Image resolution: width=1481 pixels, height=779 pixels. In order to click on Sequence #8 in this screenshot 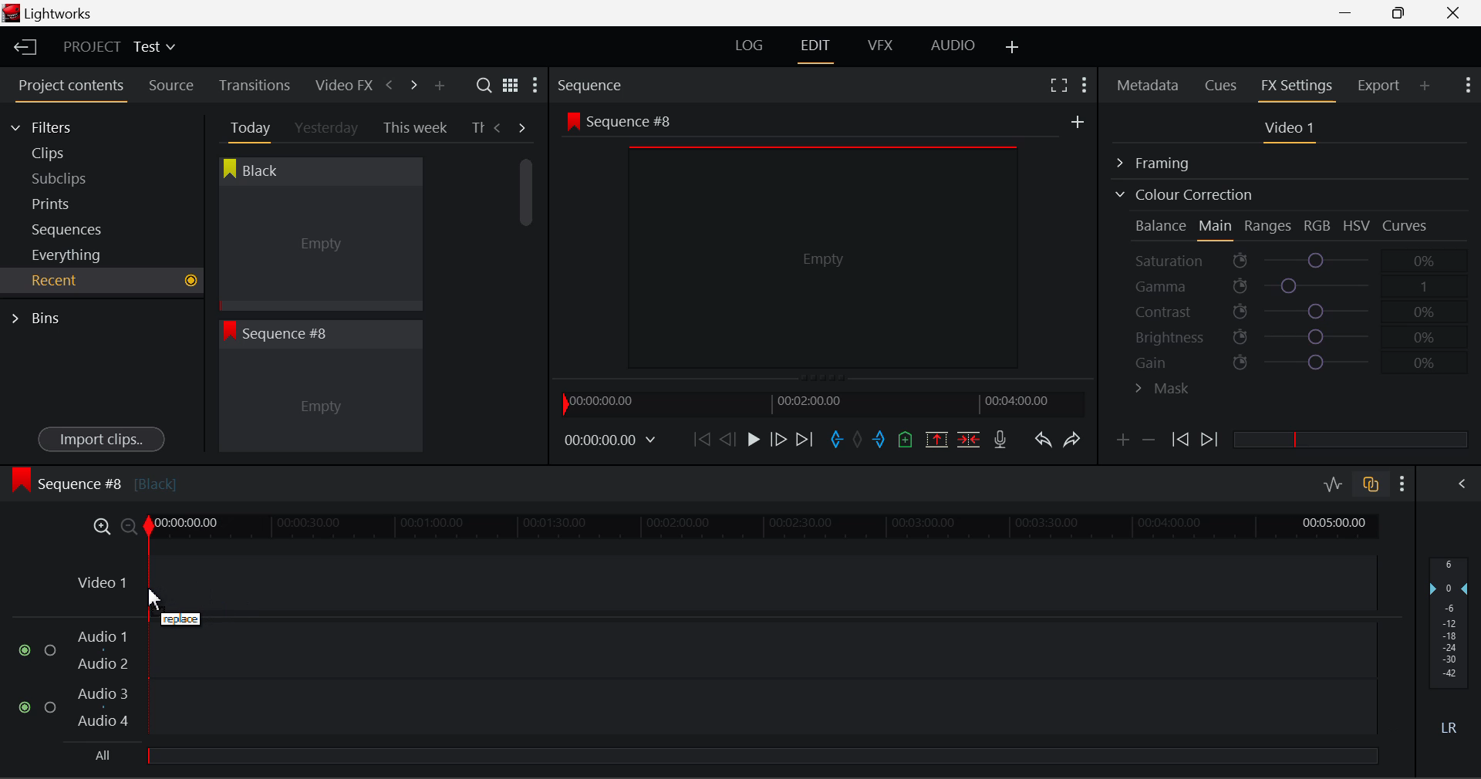, I will do `click(93, 481)`.